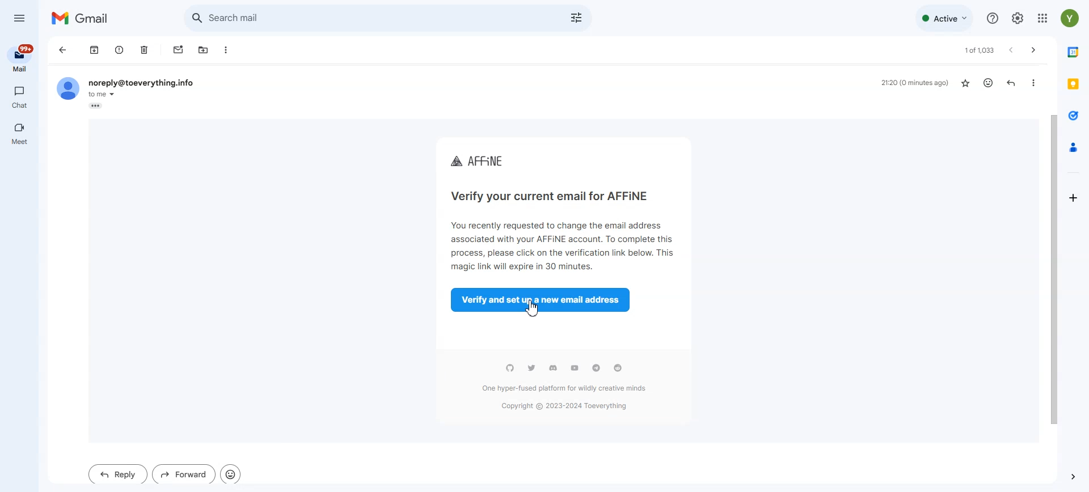 This screenshot has height=492, width=1089. I want to click on Report spam, so click(120, 50).